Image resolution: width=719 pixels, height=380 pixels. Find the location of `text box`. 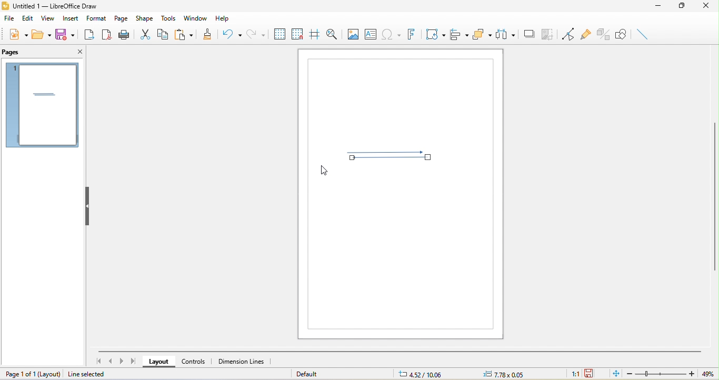

text box is located at coordinates (371, 34).